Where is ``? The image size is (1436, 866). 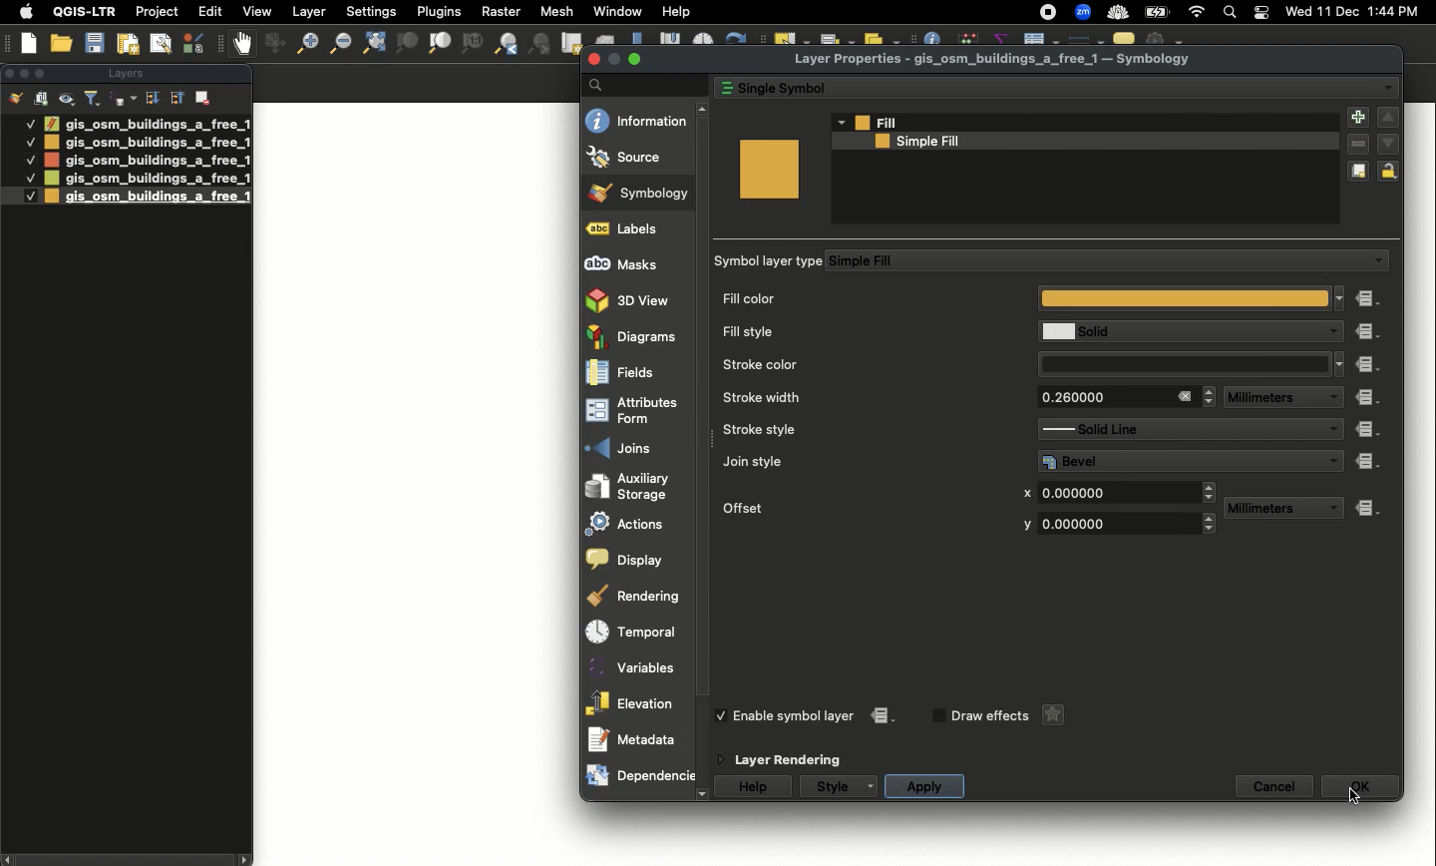
 is located at coordinates (222, 43).